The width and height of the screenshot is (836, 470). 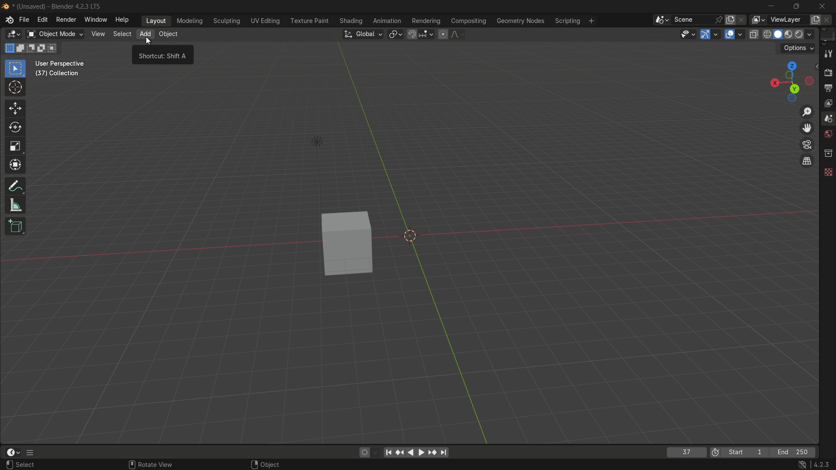 What do you see at coordinates (151, 463) in the screenshot?
I see `rotate view` at bounding box center [151, 463].